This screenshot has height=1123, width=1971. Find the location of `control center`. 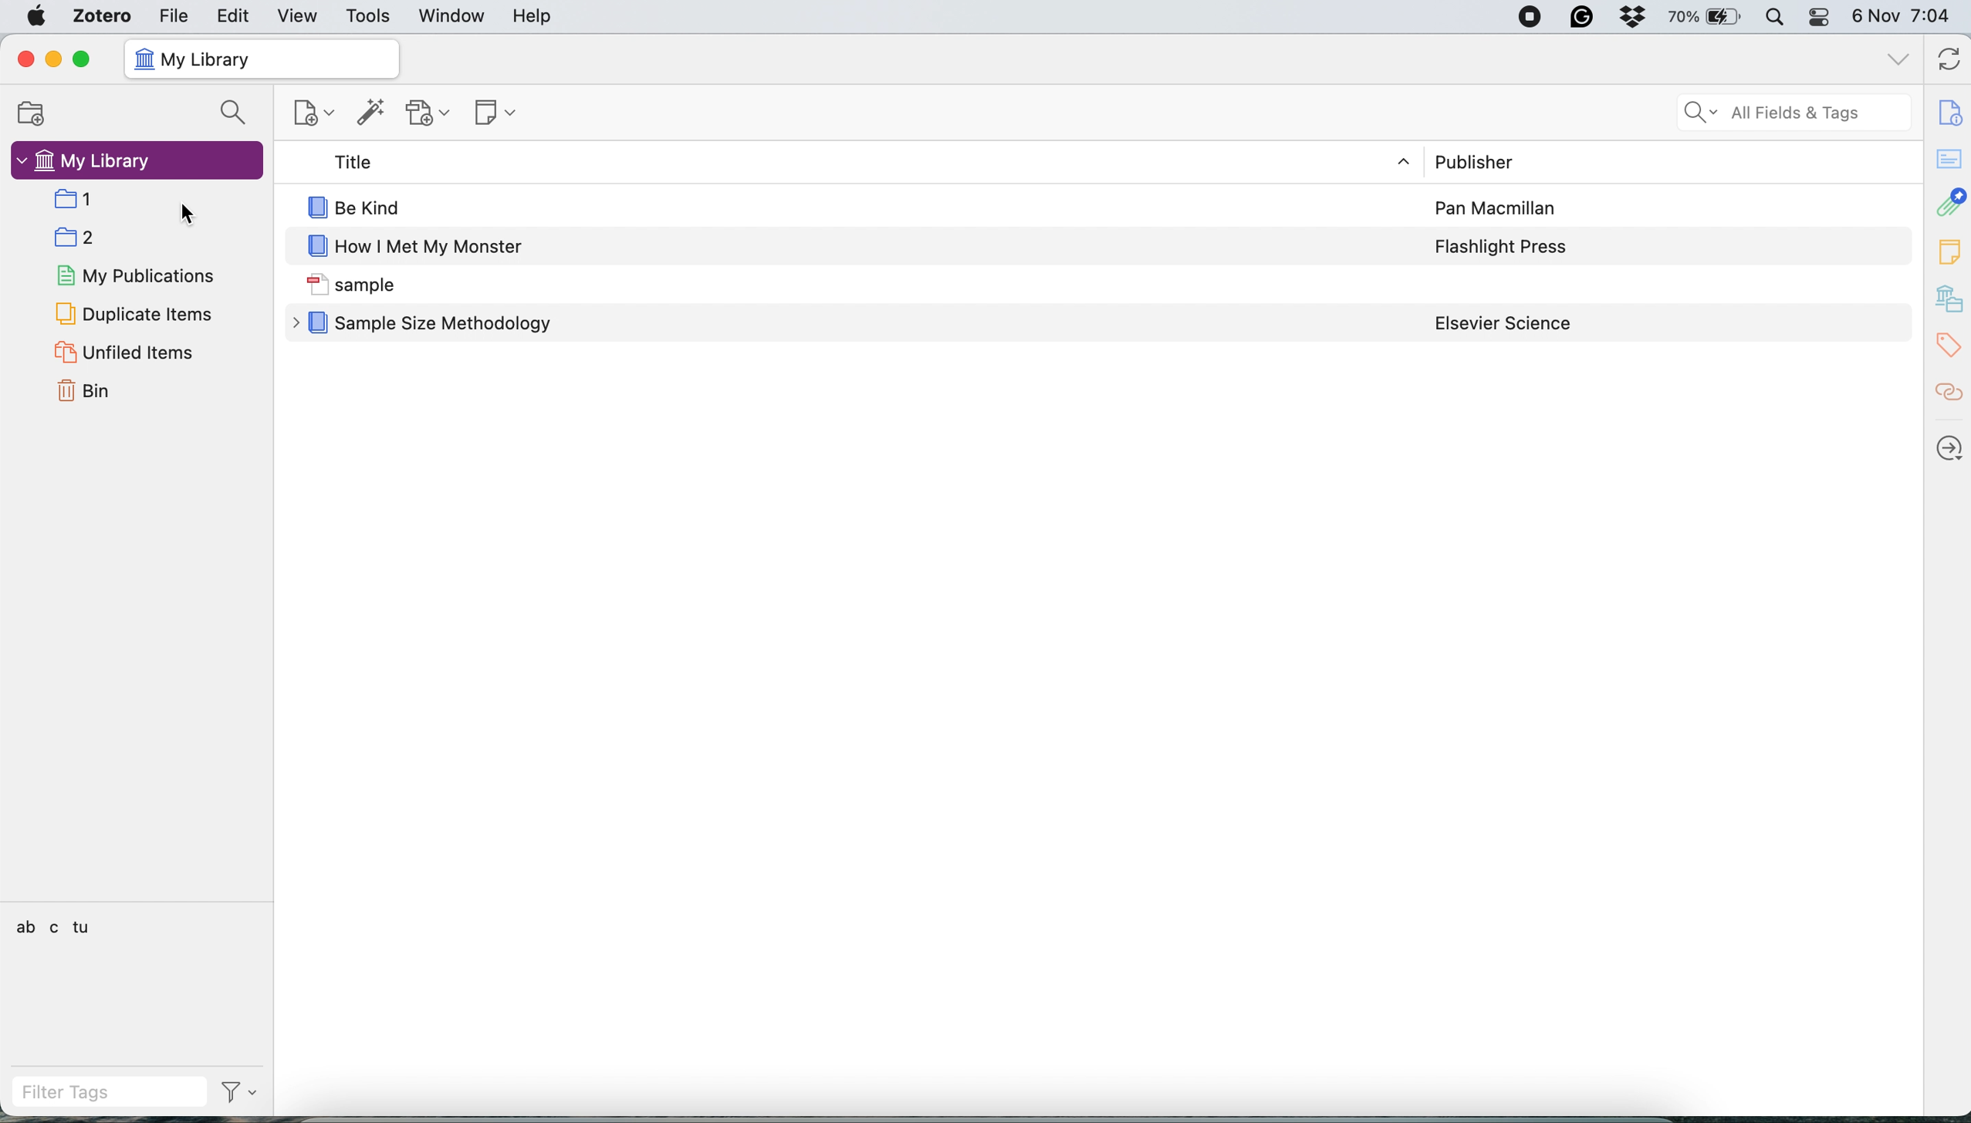

control center is located at coordinates (1824, 17).